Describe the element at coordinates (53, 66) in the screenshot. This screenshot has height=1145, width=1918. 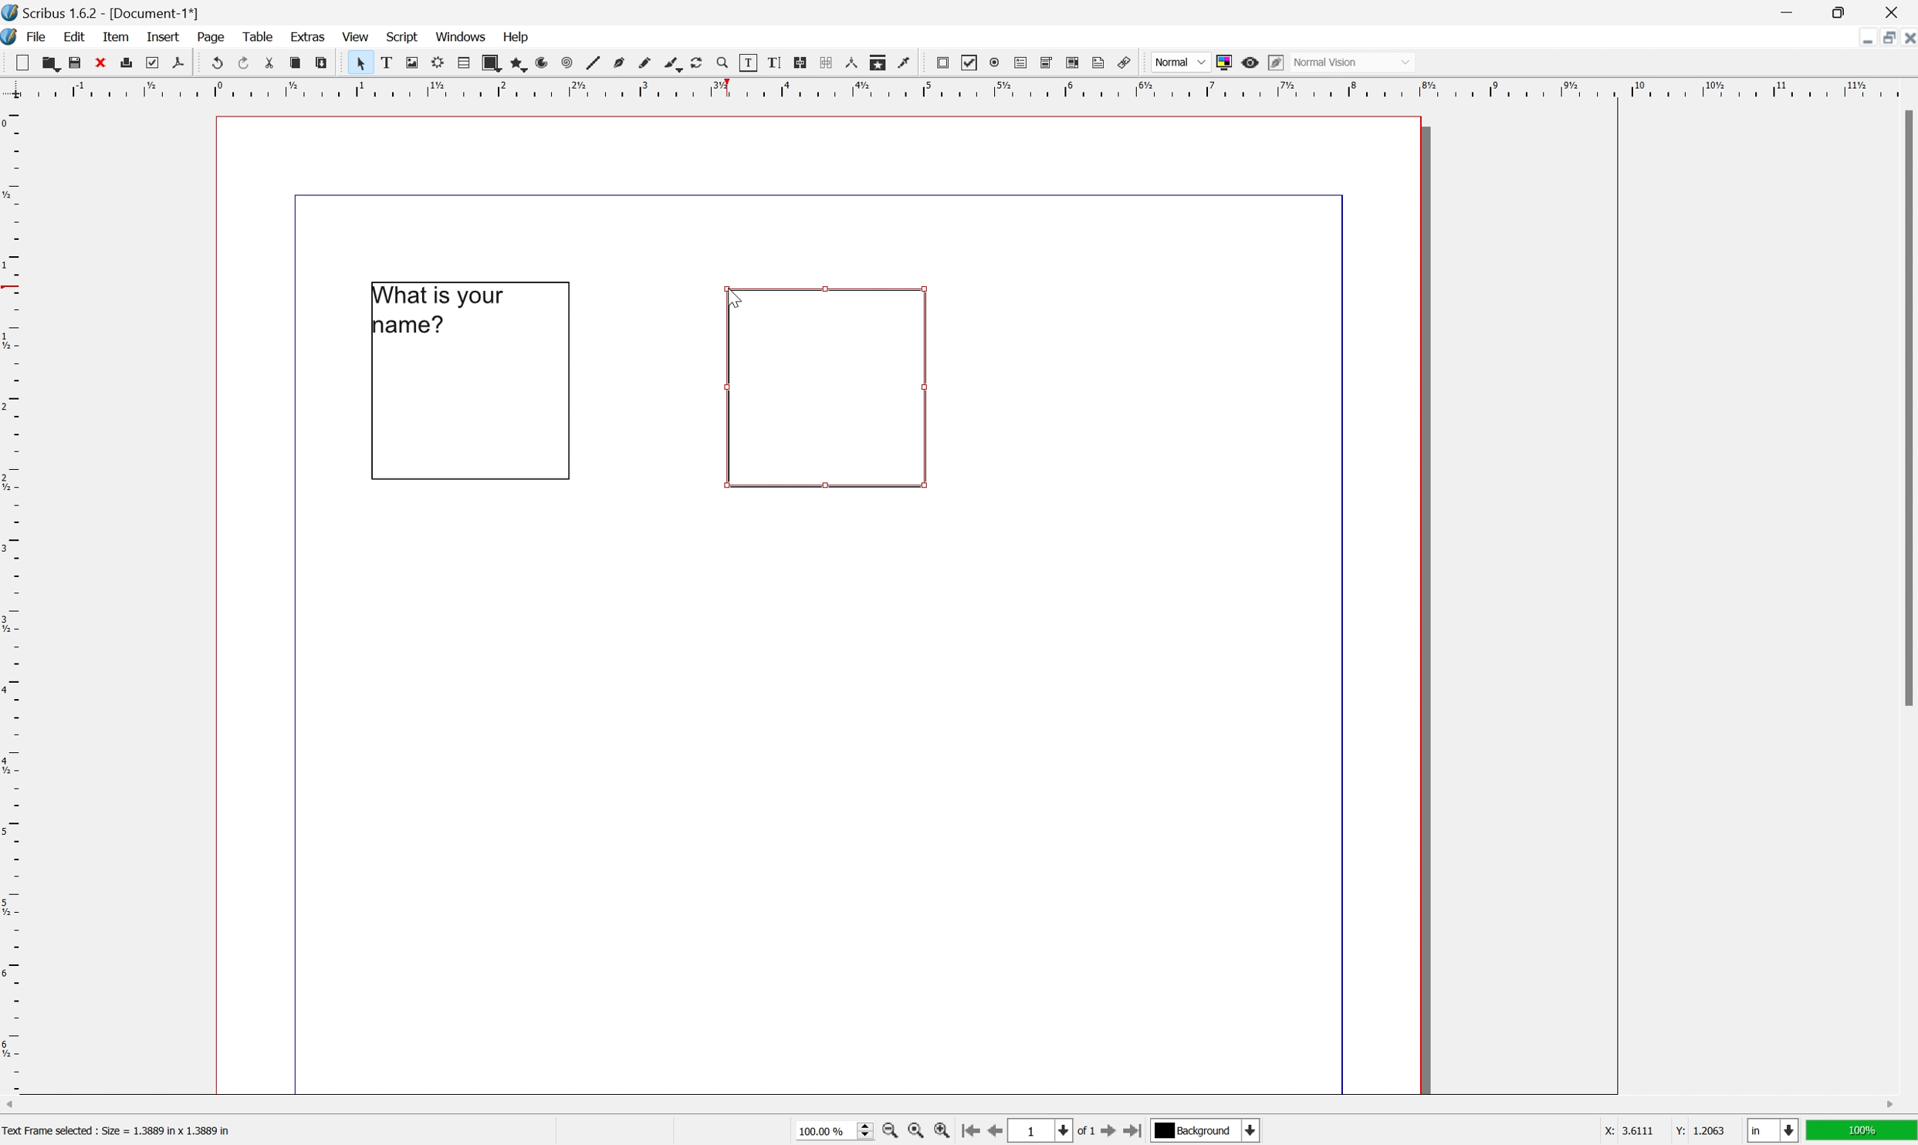
I see `open` at that location.